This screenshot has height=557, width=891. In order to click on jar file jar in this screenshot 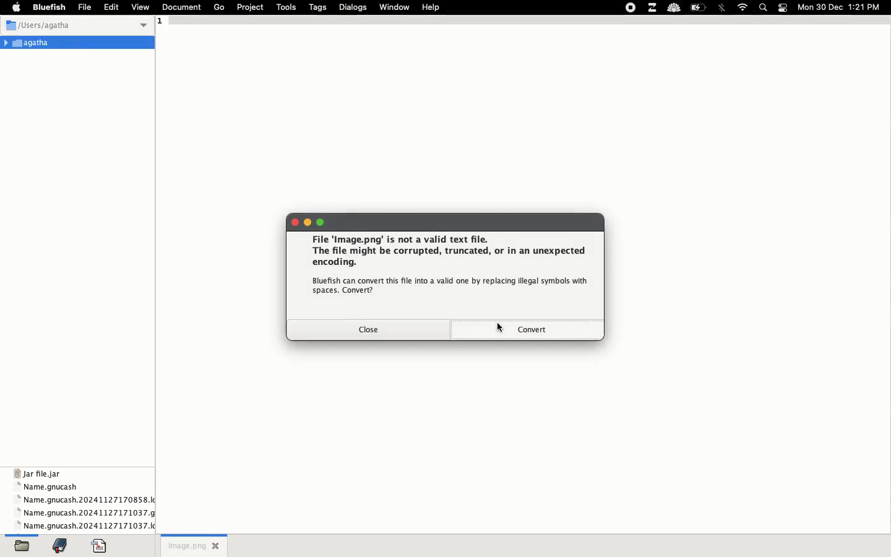, I will do `click(38, 472)`.